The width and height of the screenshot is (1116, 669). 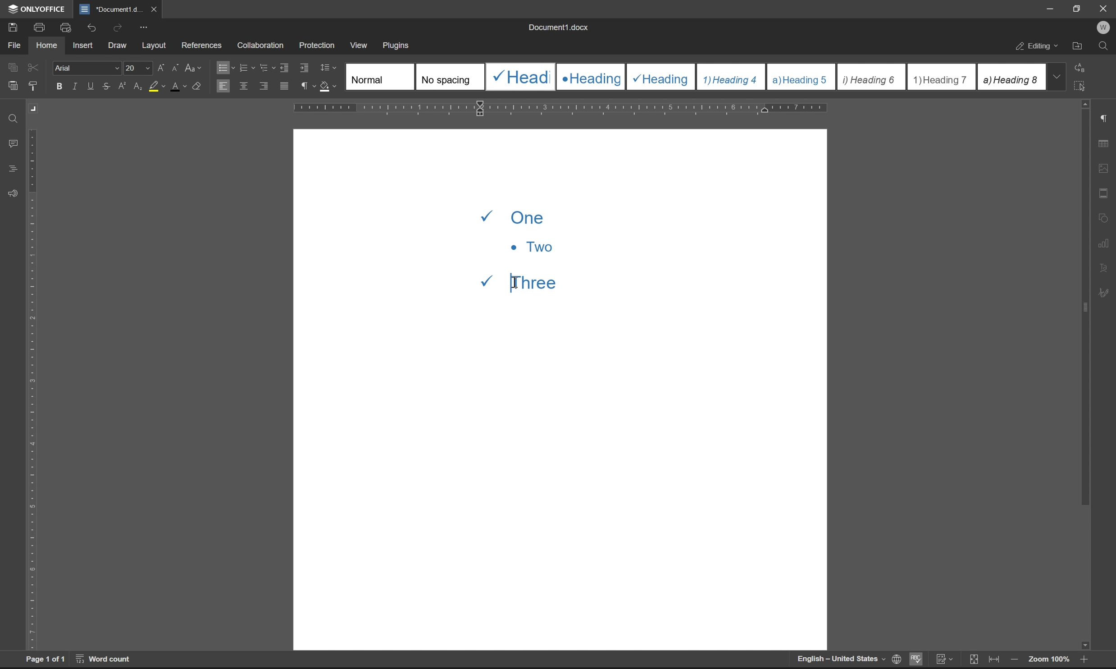 I want to click on ruler, so click(x=561, y=109).